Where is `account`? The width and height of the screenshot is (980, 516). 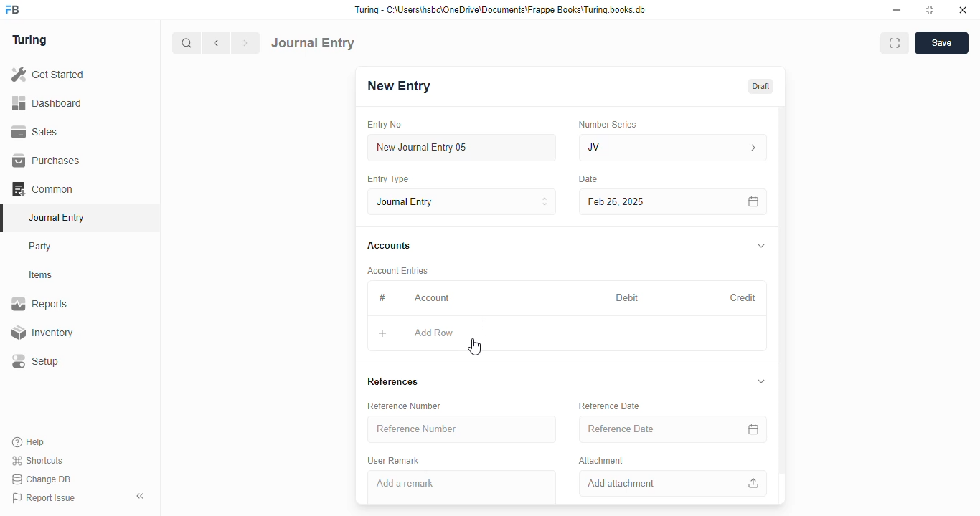 account is located at coordinates (432, 297).